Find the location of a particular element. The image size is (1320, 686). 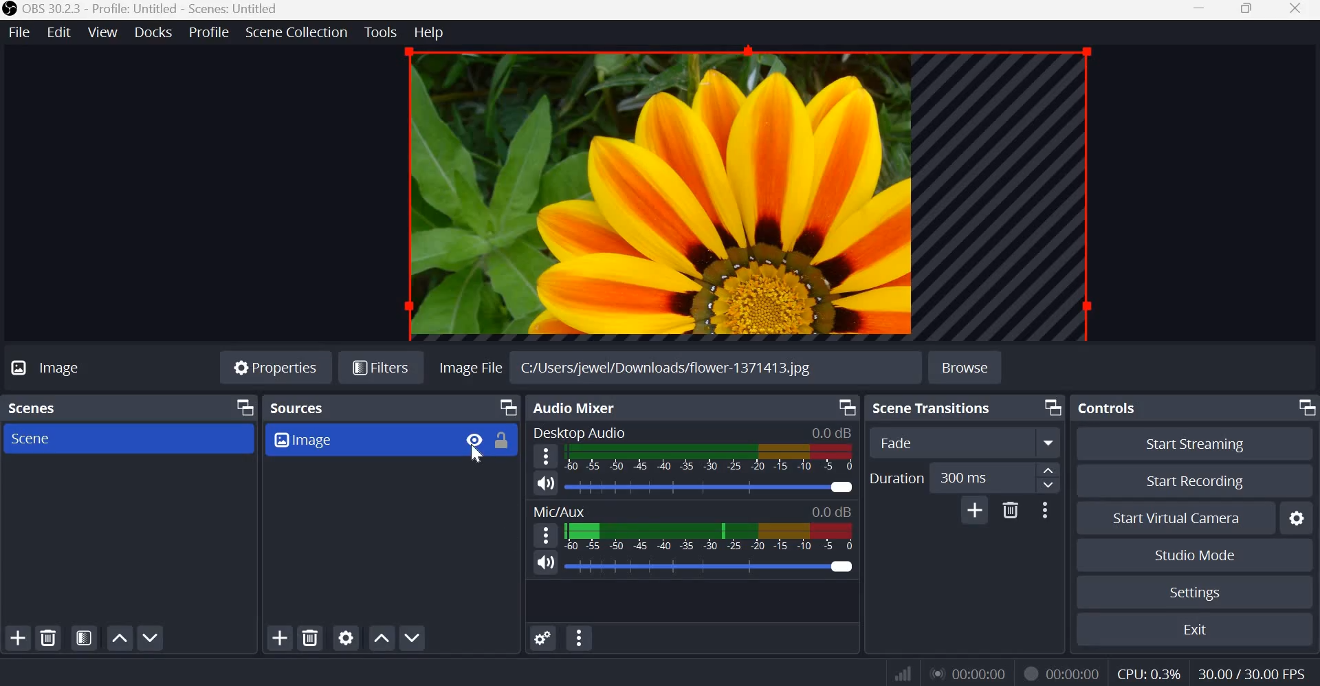

Start Virtual Camera is located at coordinates (1178, 517).